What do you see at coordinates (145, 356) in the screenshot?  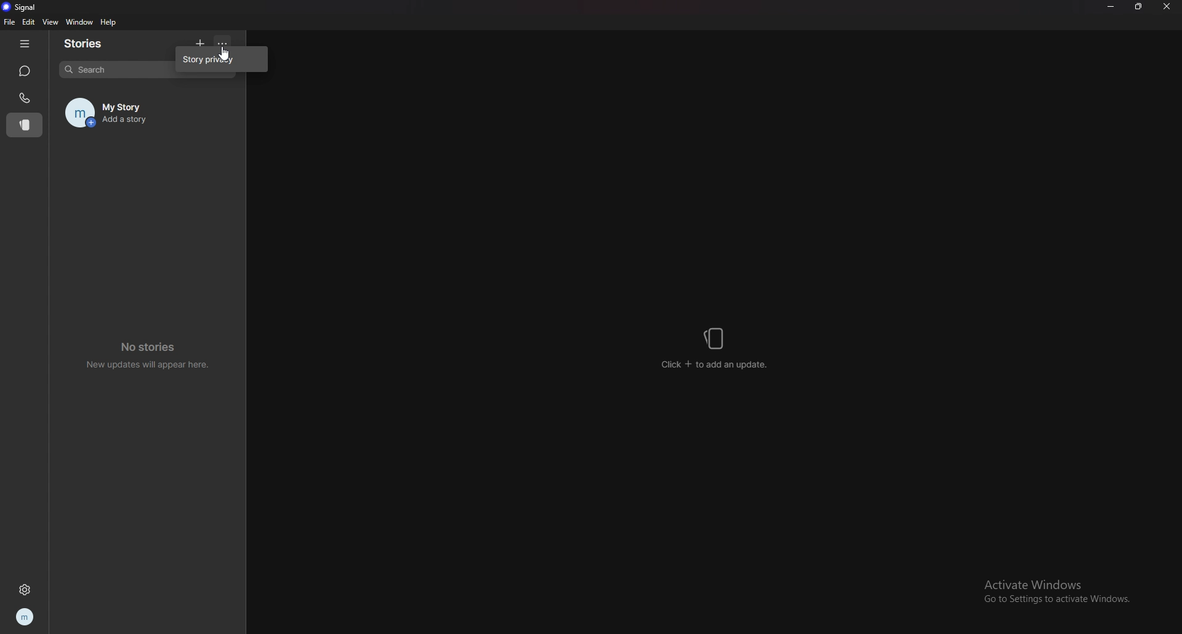 I see `no stories new updates will appear here` at bounding box center [145, 356].